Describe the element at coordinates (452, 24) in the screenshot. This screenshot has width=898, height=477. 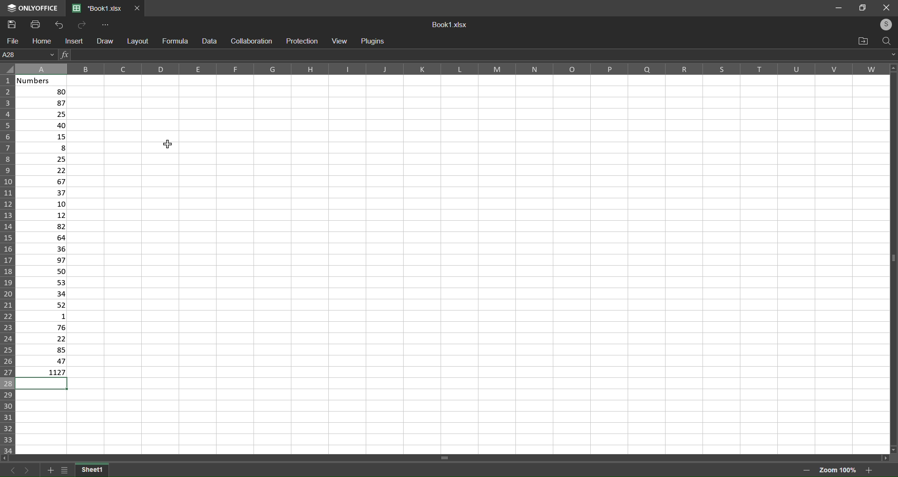
I see `Book1.xslx` at that location.